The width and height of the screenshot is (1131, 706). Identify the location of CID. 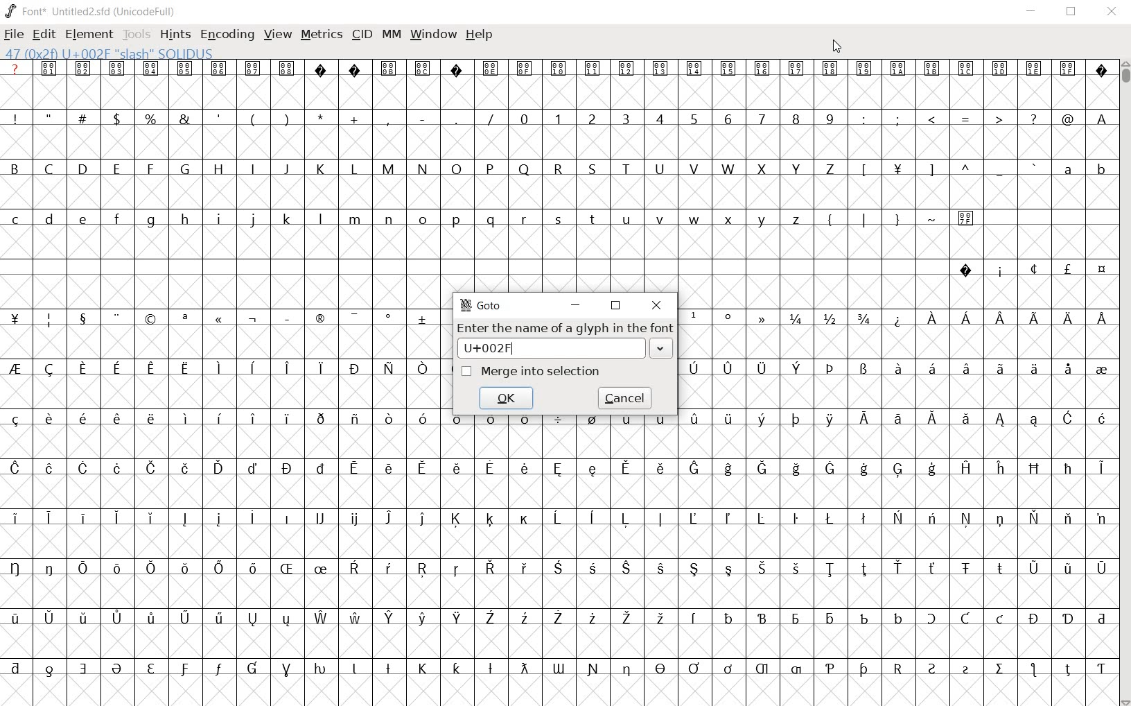
(362, 35).